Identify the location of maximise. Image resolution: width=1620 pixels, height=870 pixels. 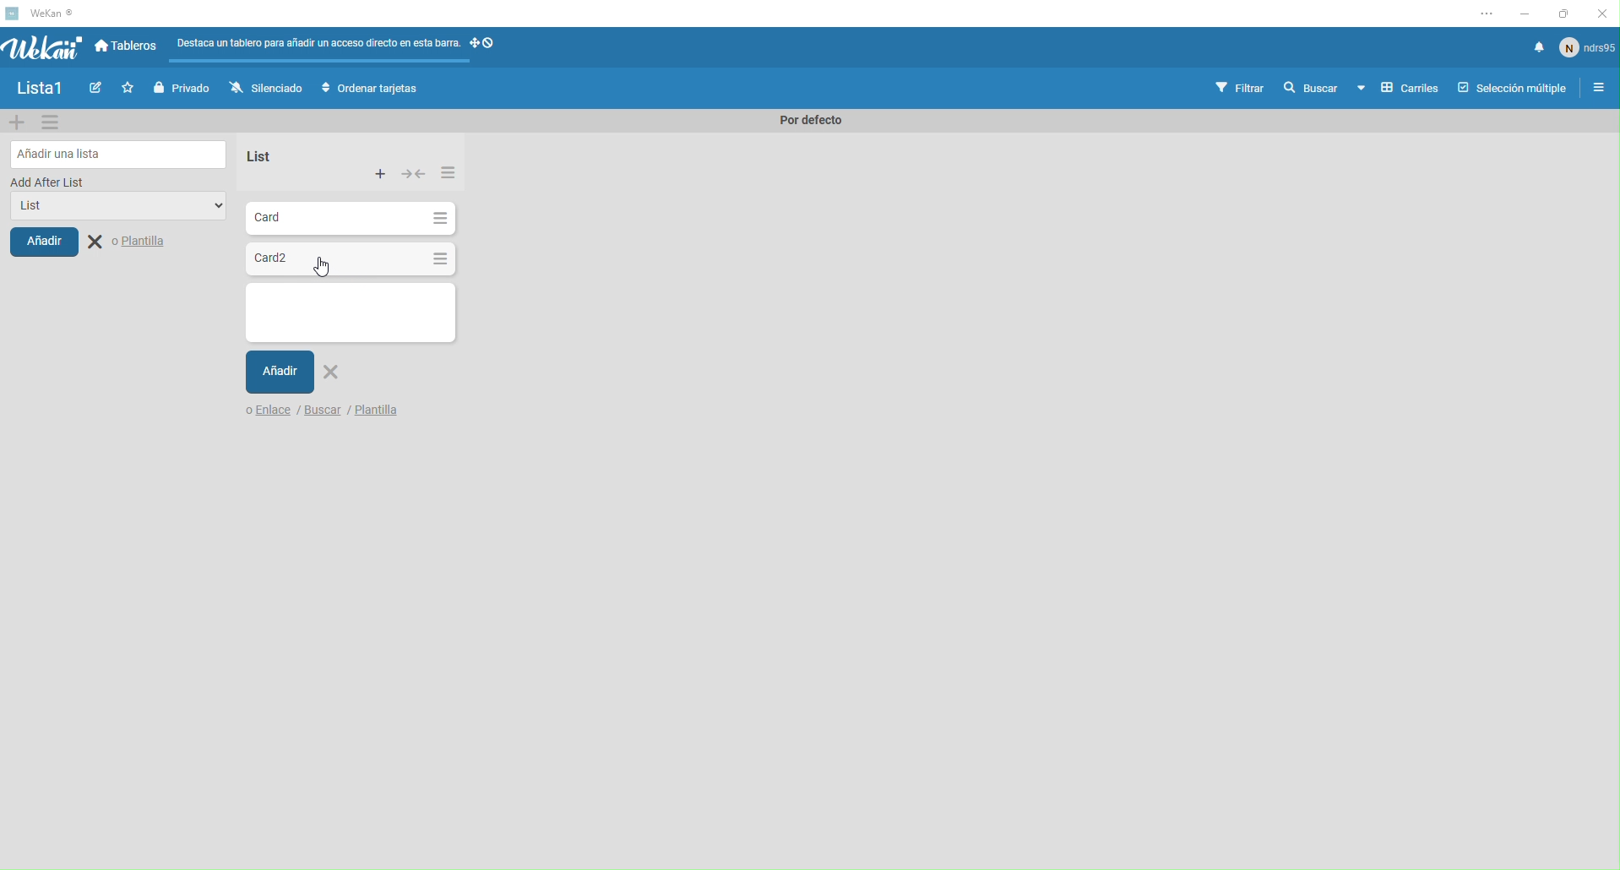
(1565, 13).